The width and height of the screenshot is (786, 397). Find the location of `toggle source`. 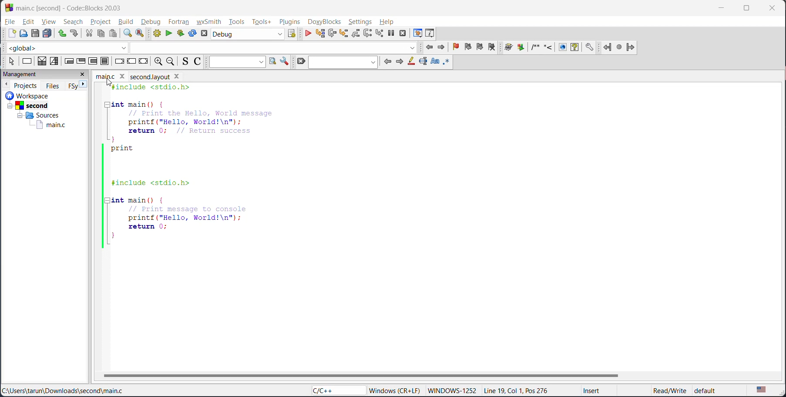

toggle source is located at coordinates (183, 61).